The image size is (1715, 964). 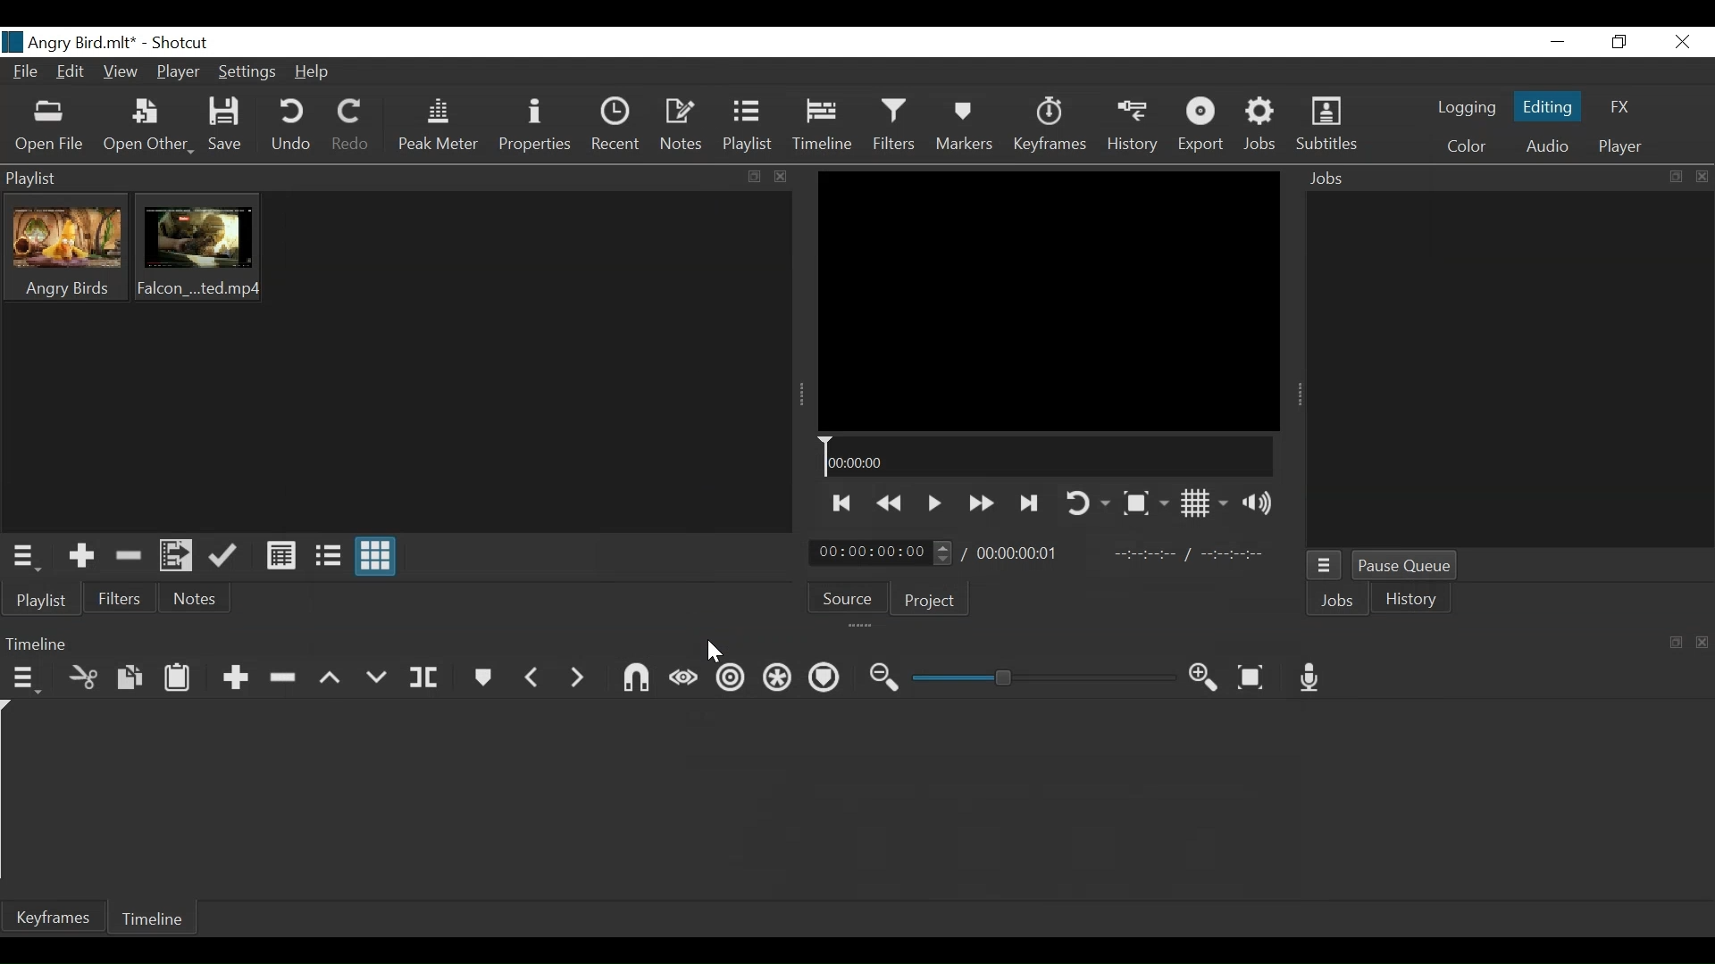 I want to click on Markers, so click(x=966, y=126).